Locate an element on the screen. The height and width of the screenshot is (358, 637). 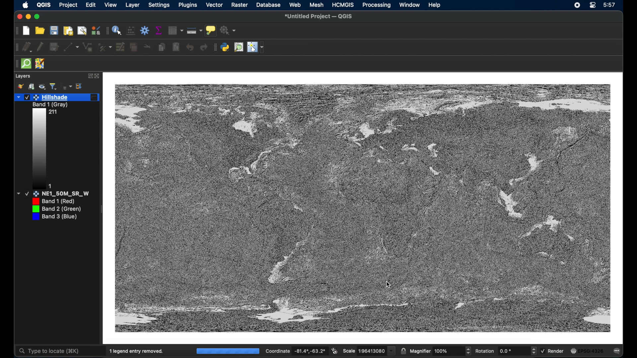
project is located at coordinates (68, 5).